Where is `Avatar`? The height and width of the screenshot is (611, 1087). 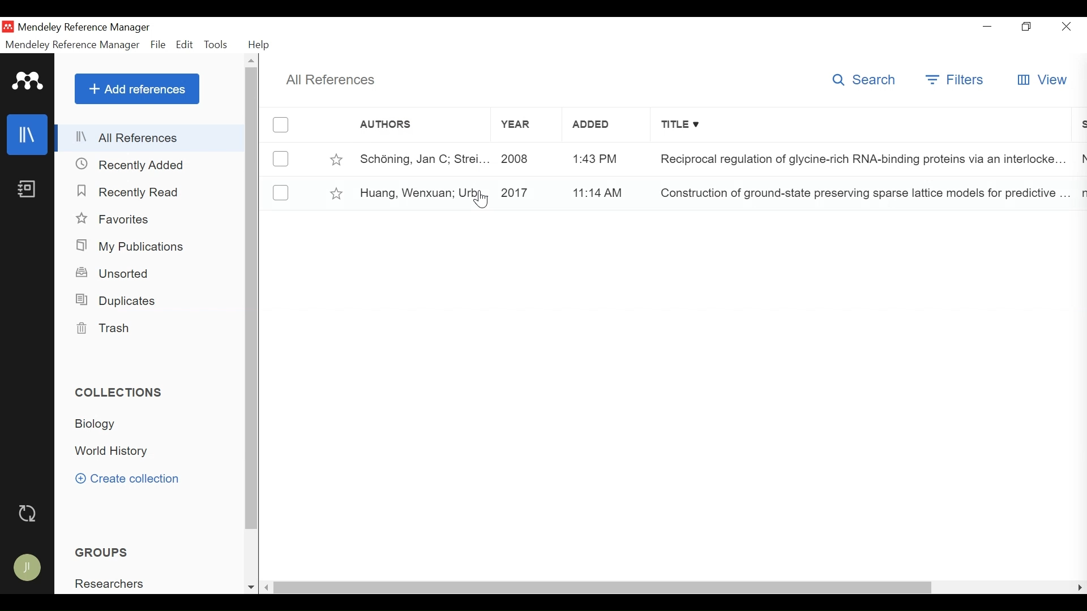
Avatar is located at coordinates (28, 568).